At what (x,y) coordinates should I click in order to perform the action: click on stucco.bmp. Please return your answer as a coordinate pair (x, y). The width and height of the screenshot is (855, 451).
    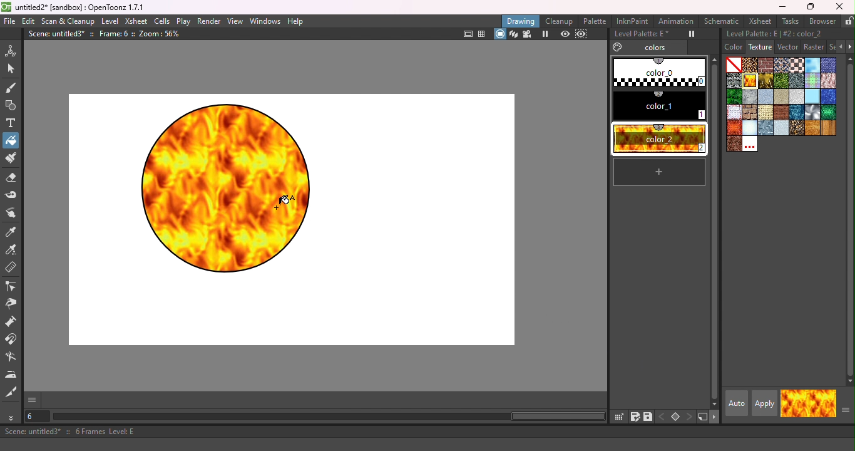
    Looking at the image, I should click on (782, 128).